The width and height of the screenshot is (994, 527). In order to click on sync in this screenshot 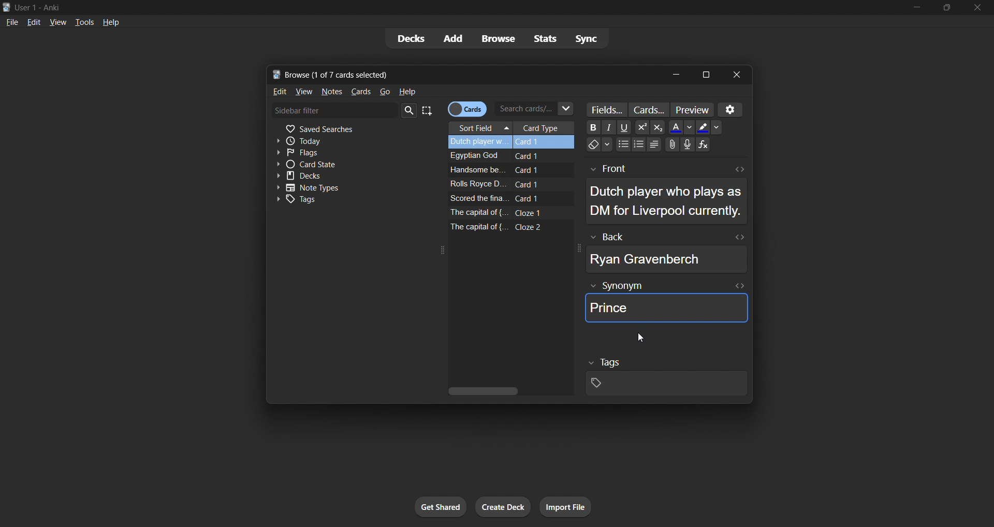, I will do `click(589, 38)`.